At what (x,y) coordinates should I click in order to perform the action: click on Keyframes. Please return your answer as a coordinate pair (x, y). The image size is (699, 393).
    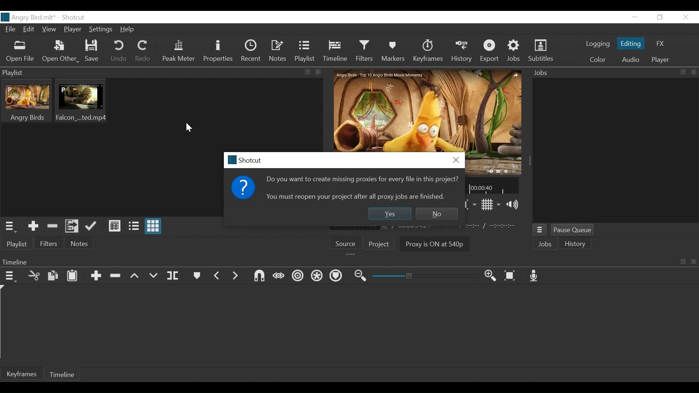
    Looking at the image, I should click on (427, 52).